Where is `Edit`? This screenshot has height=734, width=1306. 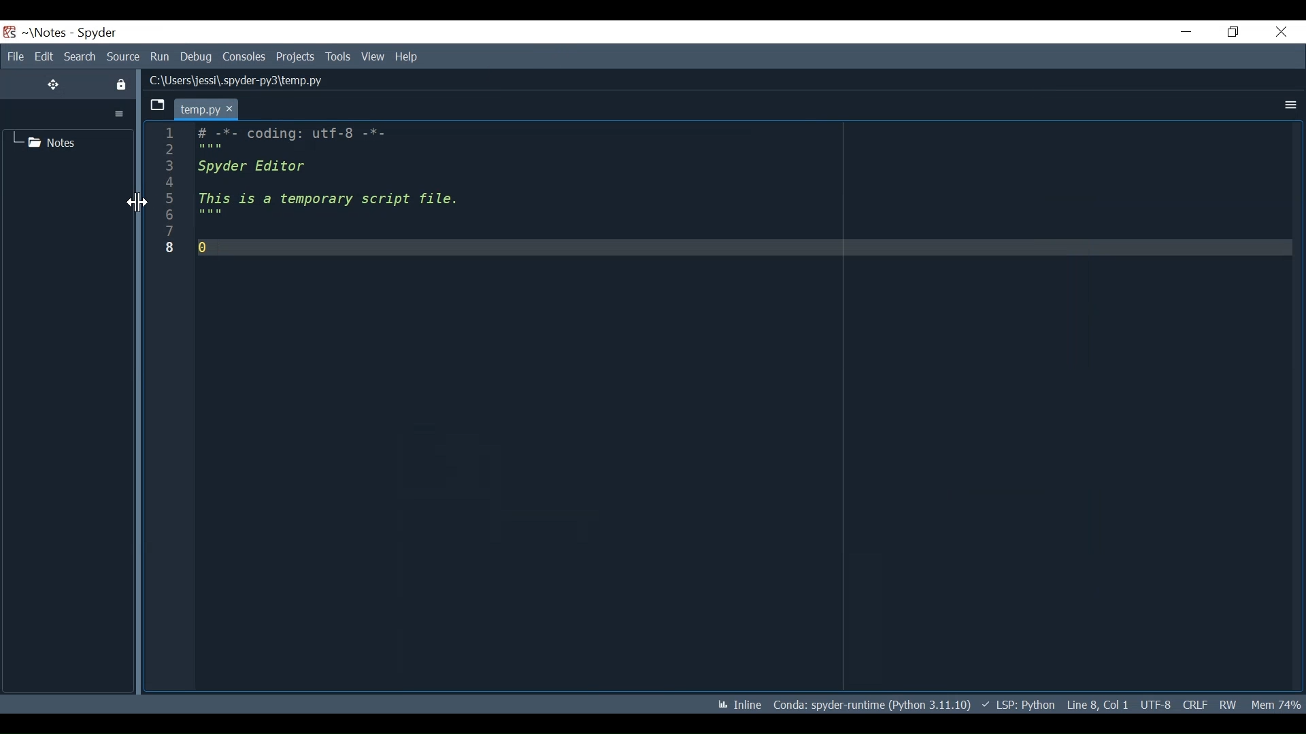 Edit is located at coordinates (42, 56).